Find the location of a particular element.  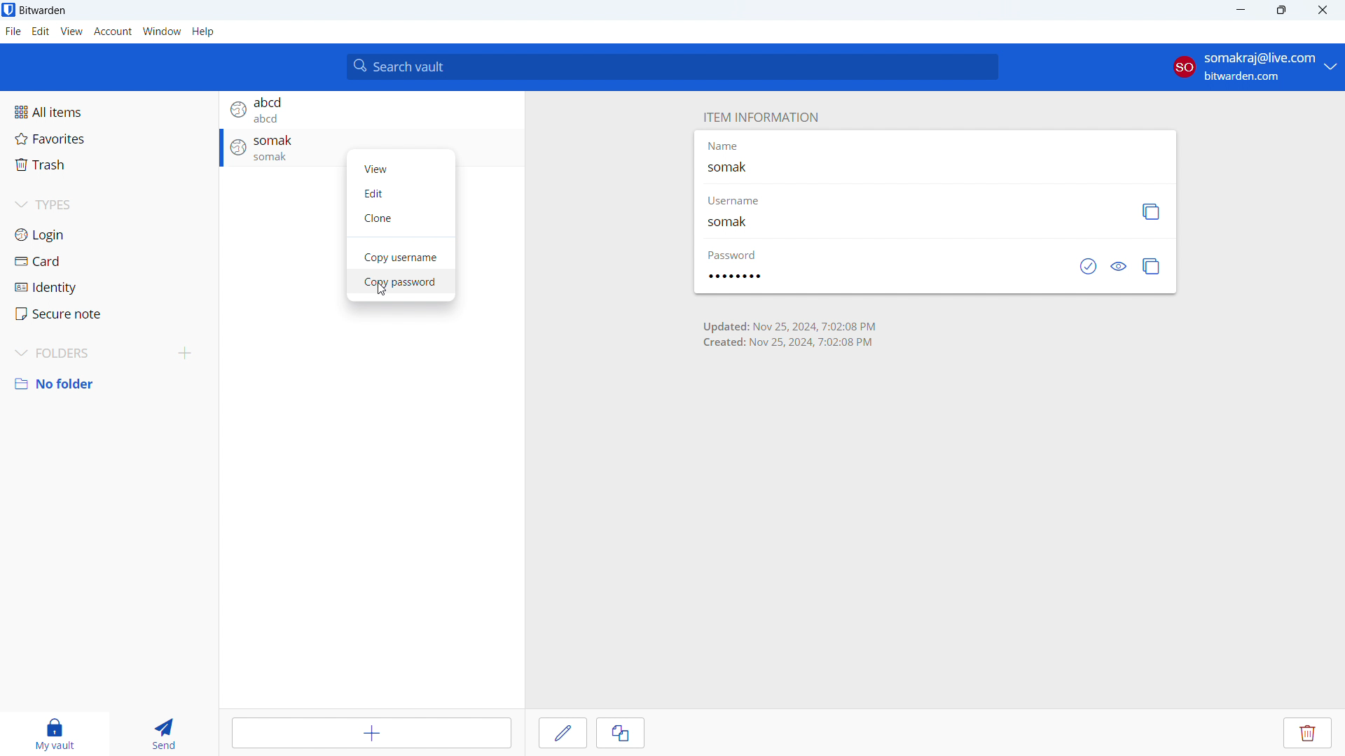

title is located at coordinates (43, 11).